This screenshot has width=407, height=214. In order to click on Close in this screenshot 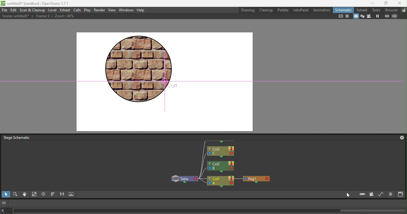, I will do `click(400, 138)`.